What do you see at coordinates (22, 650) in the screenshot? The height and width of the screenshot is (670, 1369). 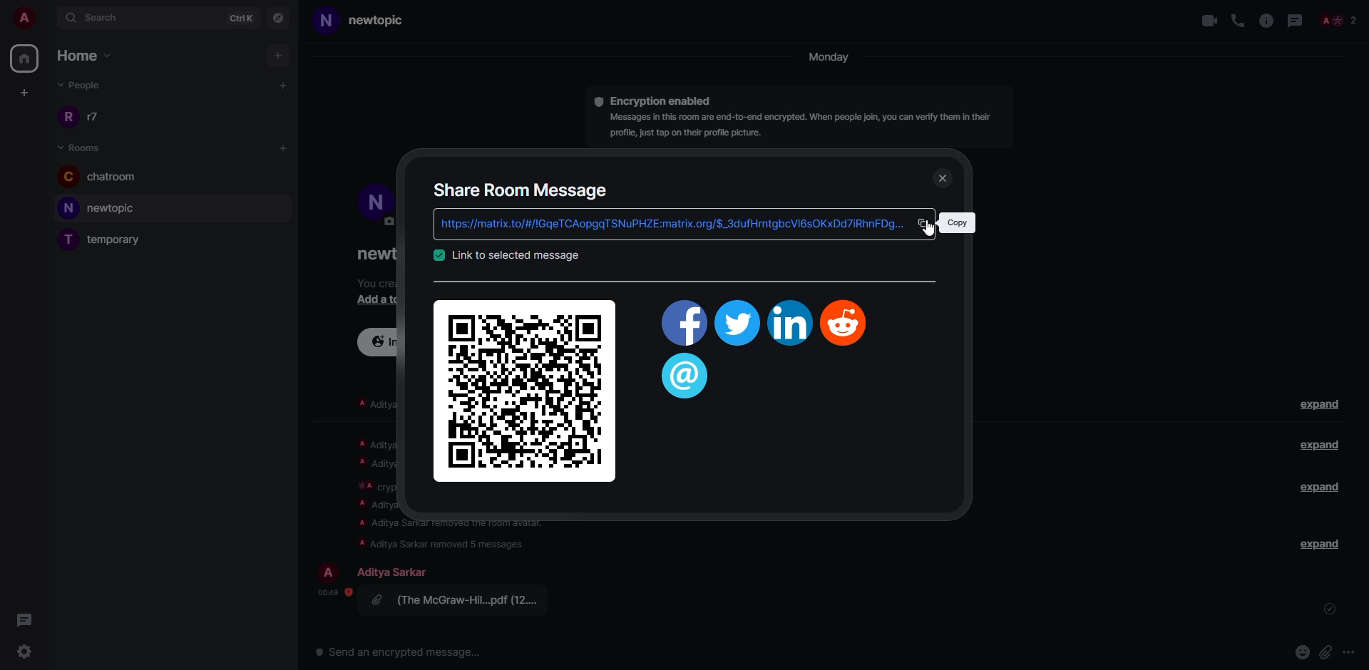 I see `settings` at bounding box center [22, 650].